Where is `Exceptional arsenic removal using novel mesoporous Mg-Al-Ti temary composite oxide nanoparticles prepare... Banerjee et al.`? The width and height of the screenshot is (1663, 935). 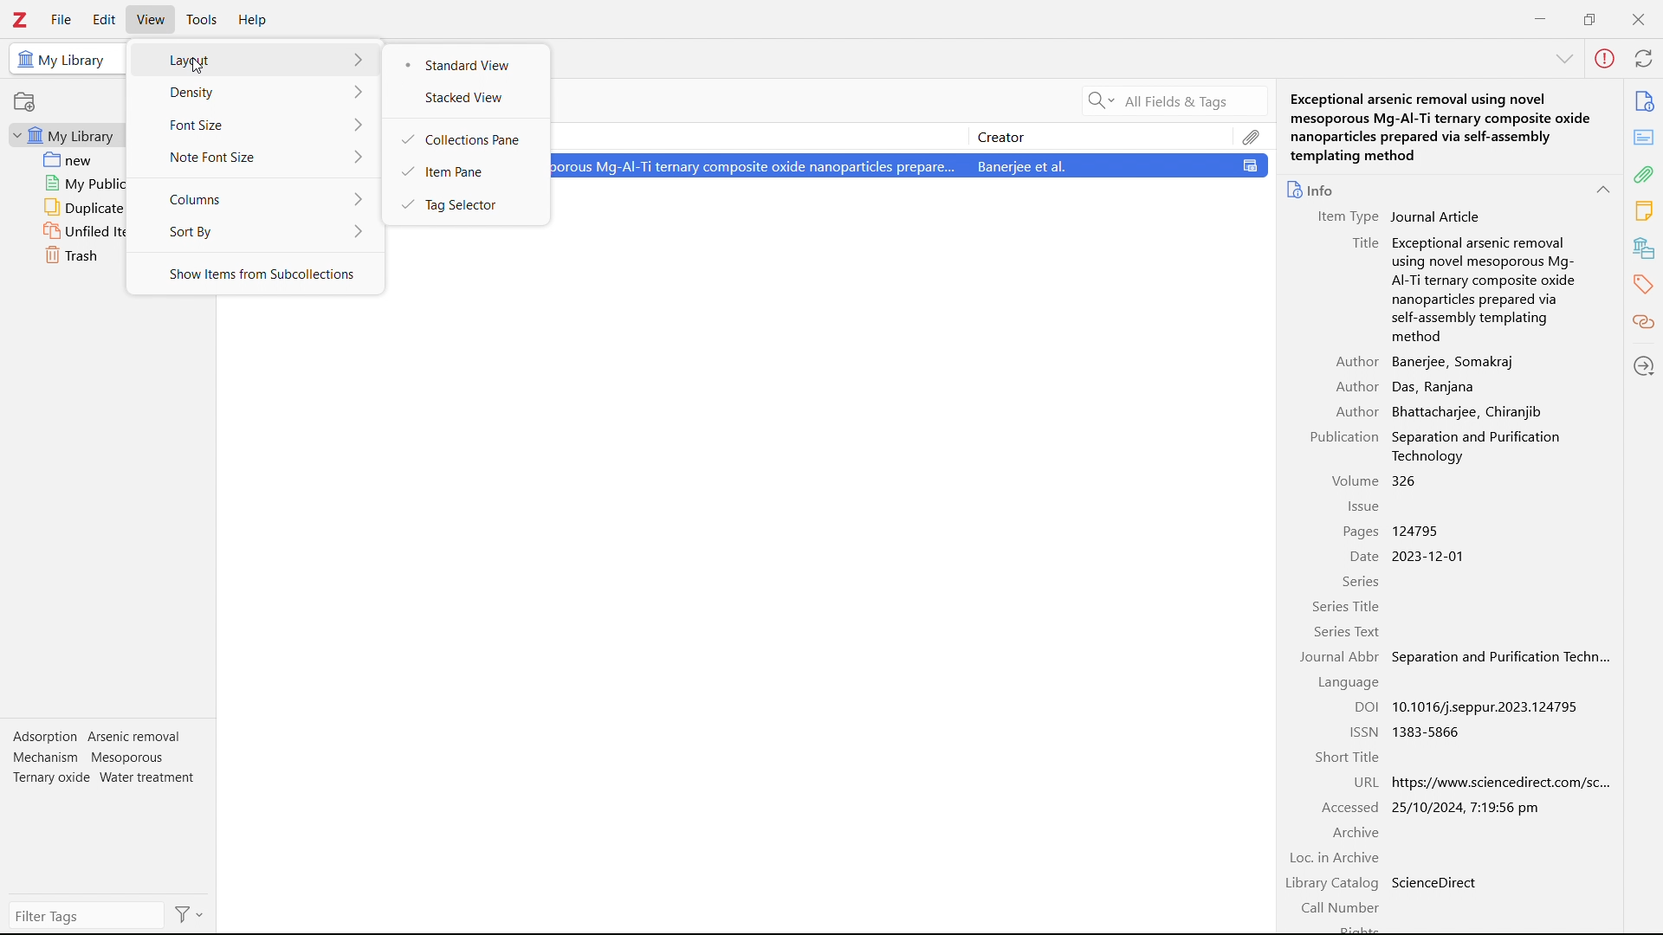 Exceptional arsenic removal using novel mesoporous Mg-Al-Ti temary composite oxide nanoparticles prepare... Banerjee et al. is located at coordinates (913, 165).